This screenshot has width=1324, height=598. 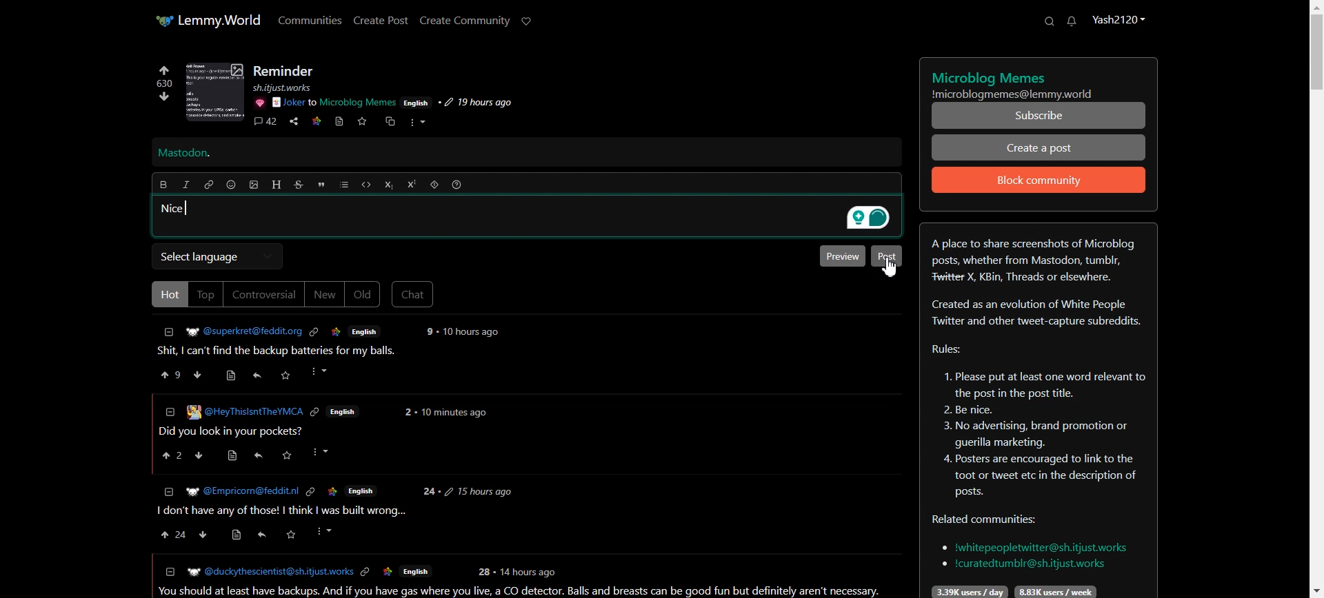 I want to click on a» 24, so click(x=171, y=535).